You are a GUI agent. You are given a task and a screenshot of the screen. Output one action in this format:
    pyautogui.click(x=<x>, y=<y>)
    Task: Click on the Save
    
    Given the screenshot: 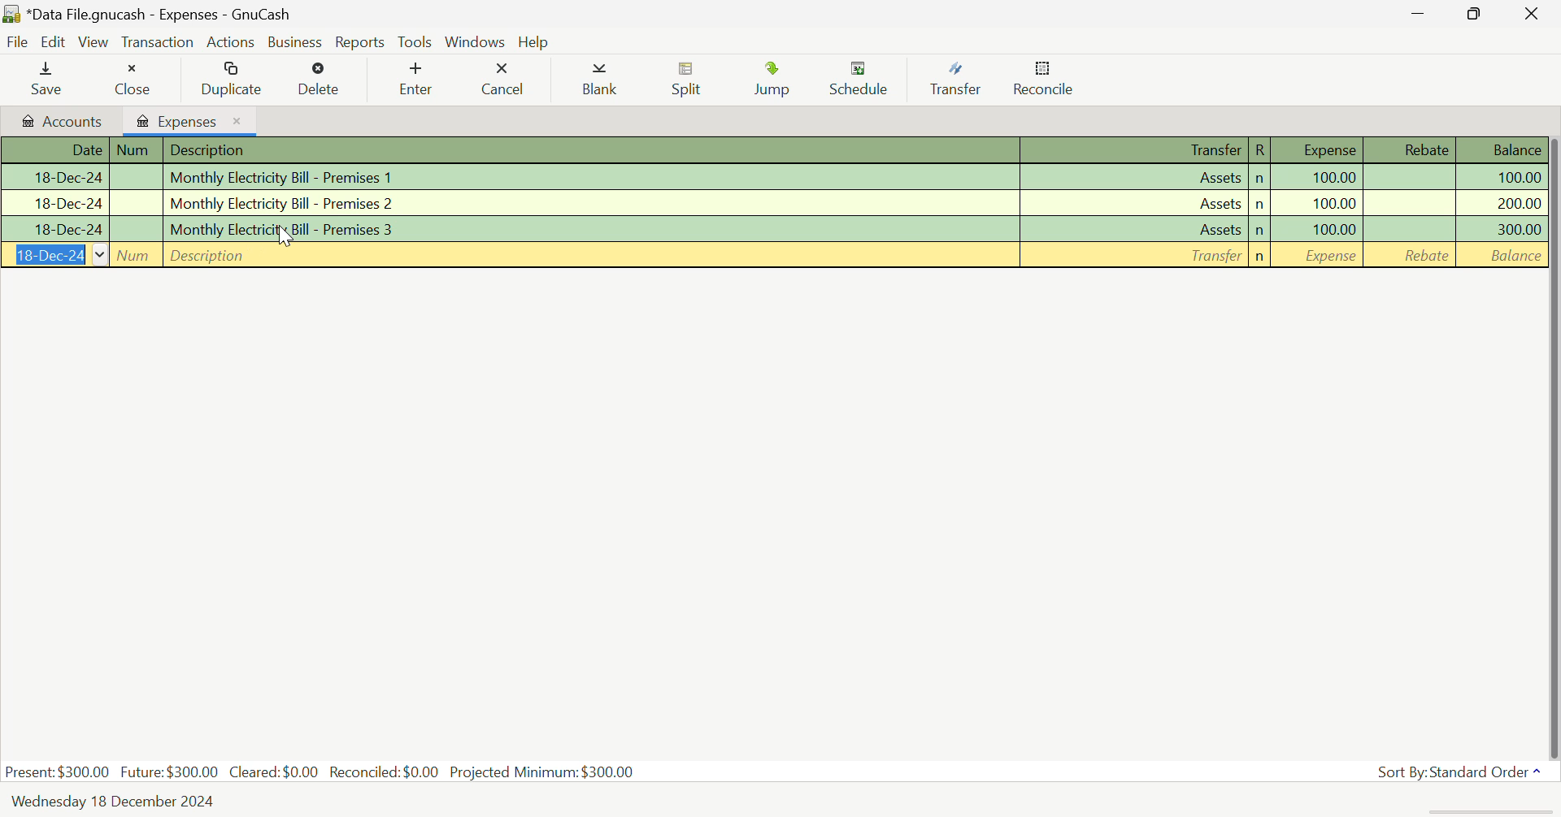 What is the action you would take?
    pyautogui.click(x=47, y=80)
    